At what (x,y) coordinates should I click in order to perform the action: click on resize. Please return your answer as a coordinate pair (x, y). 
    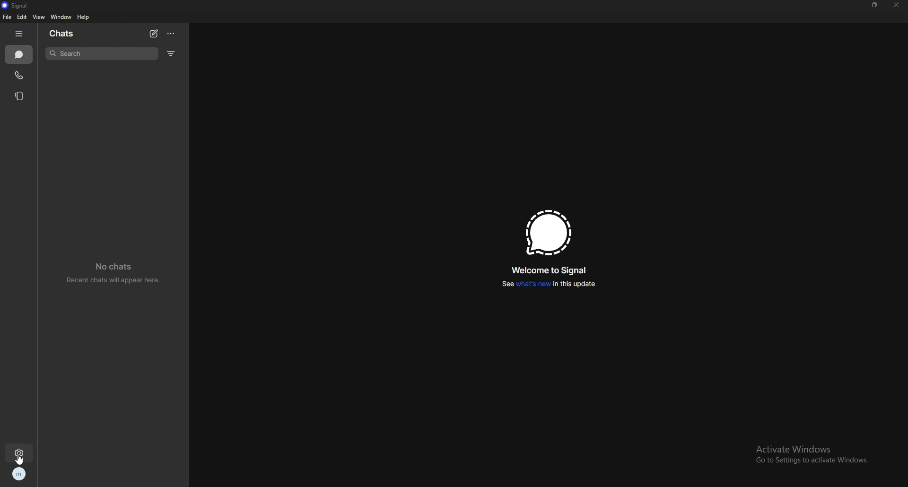
    Looking at the image, I should click on (875, 4).